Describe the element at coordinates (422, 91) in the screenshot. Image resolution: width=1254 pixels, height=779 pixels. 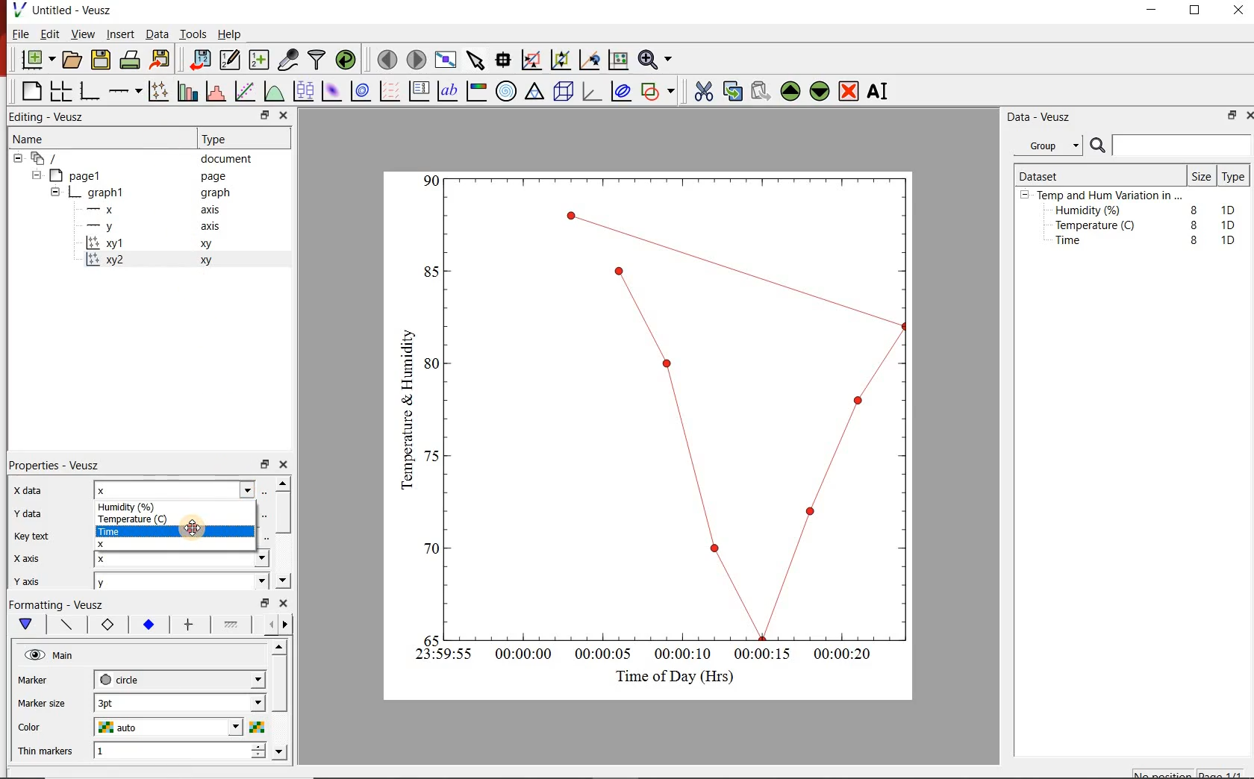
I see `plot key` at that location.